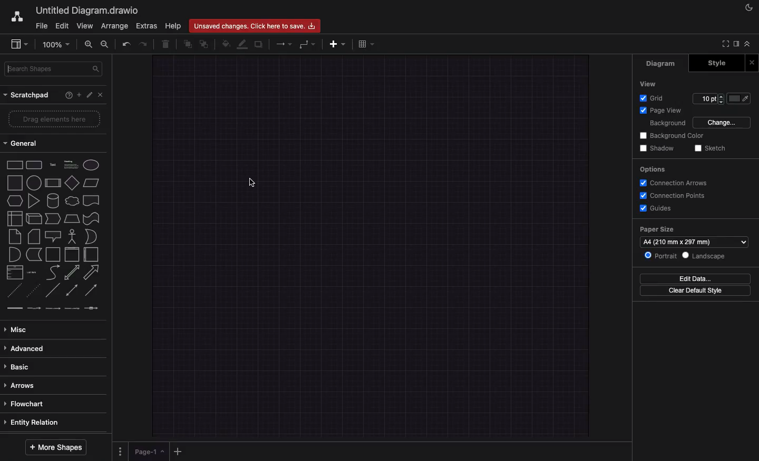 The height and width of the screenshot is (461, 759). I want to click on Trash, so click(167, 45).